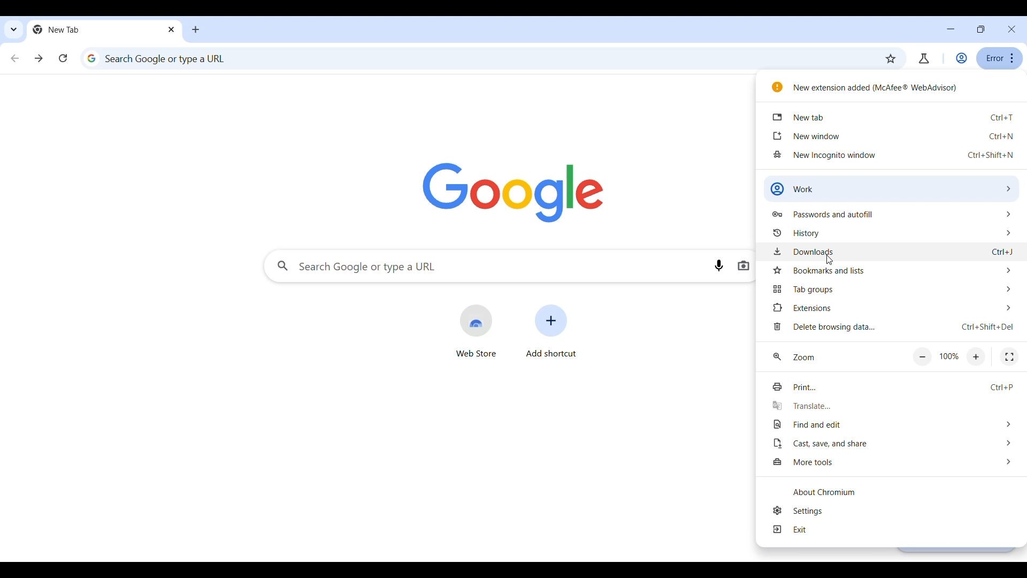 The image size is (1027, 578). What do you see at coordinates (976, 357) in the screenshot?
I see `Zoom in` at bounding box center [976, 357].